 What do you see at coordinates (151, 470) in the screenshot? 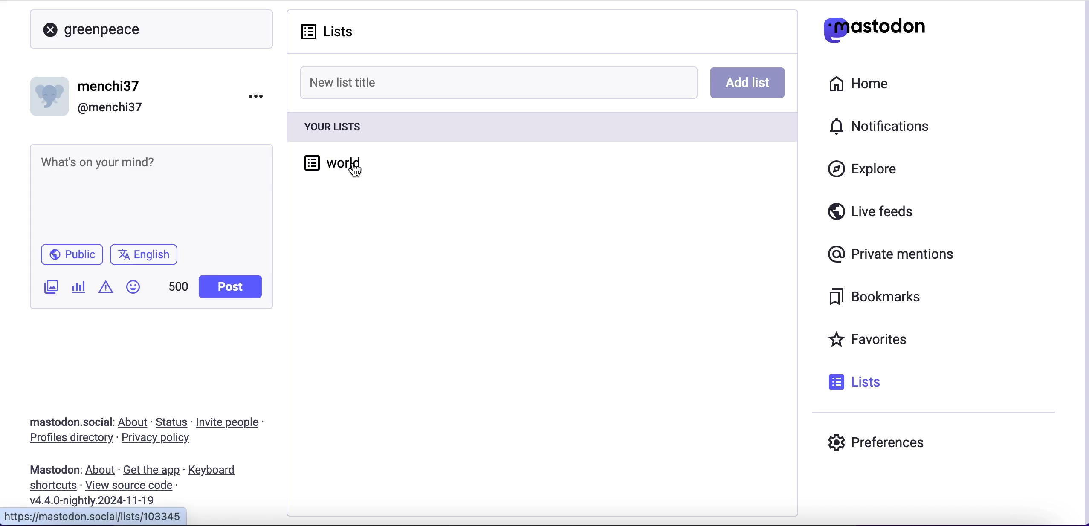
I see `get the app` at bounding box center [151, 470].